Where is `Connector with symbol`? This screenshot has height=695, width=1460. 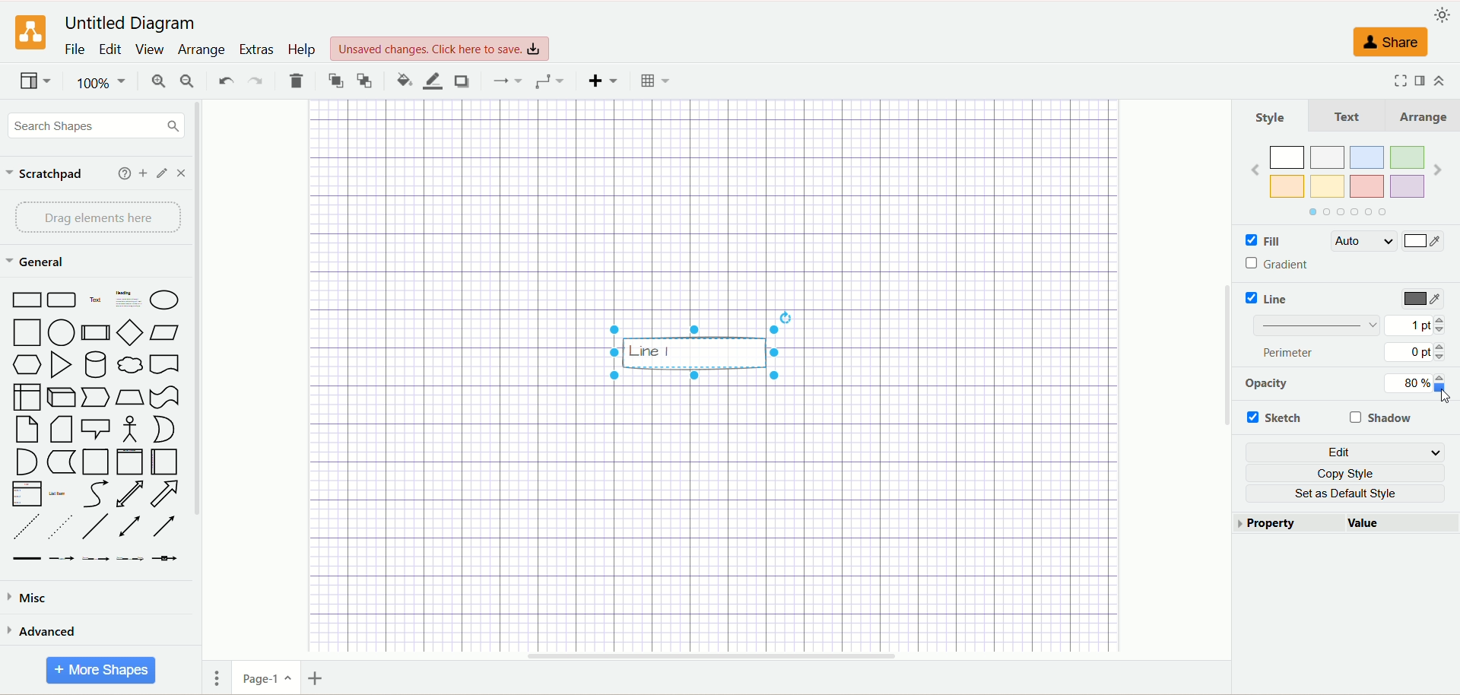 Connector with symbol is located at coordinates (164, 559).